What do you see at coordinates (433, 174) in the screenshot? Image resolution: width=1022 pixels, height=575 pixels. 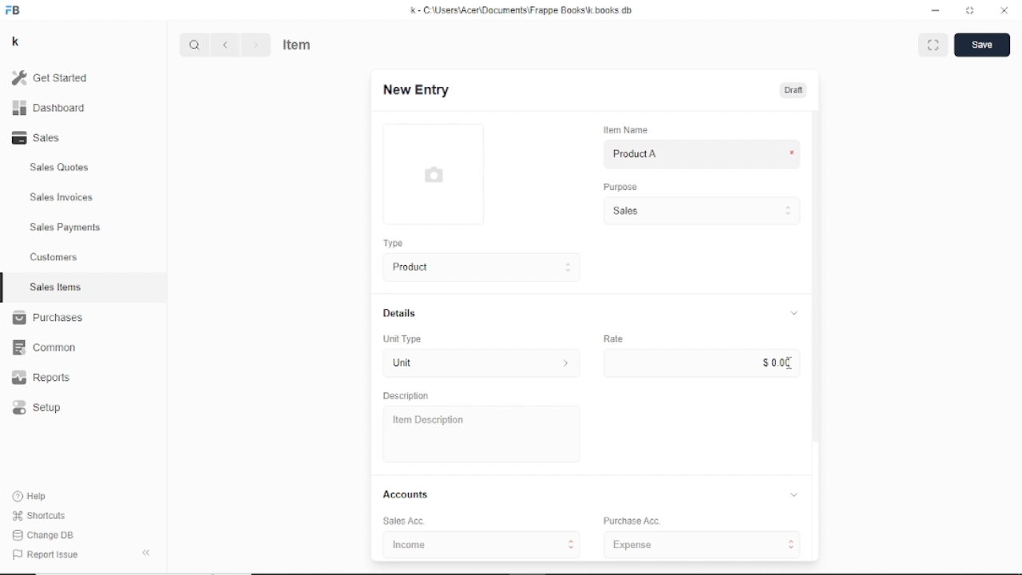 I see `Picture` at bounding box center [433, 174].